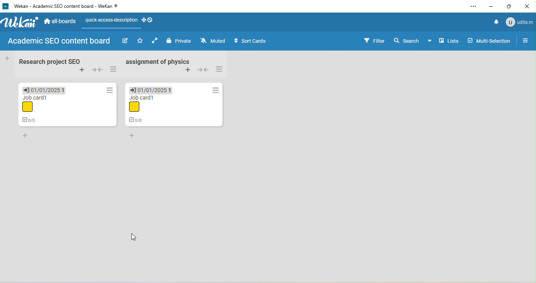 The width and height of the screenshot is (536, 283). Describe the element at coordinates (137, 120) in the screenshot. I see `0/0` at that location.